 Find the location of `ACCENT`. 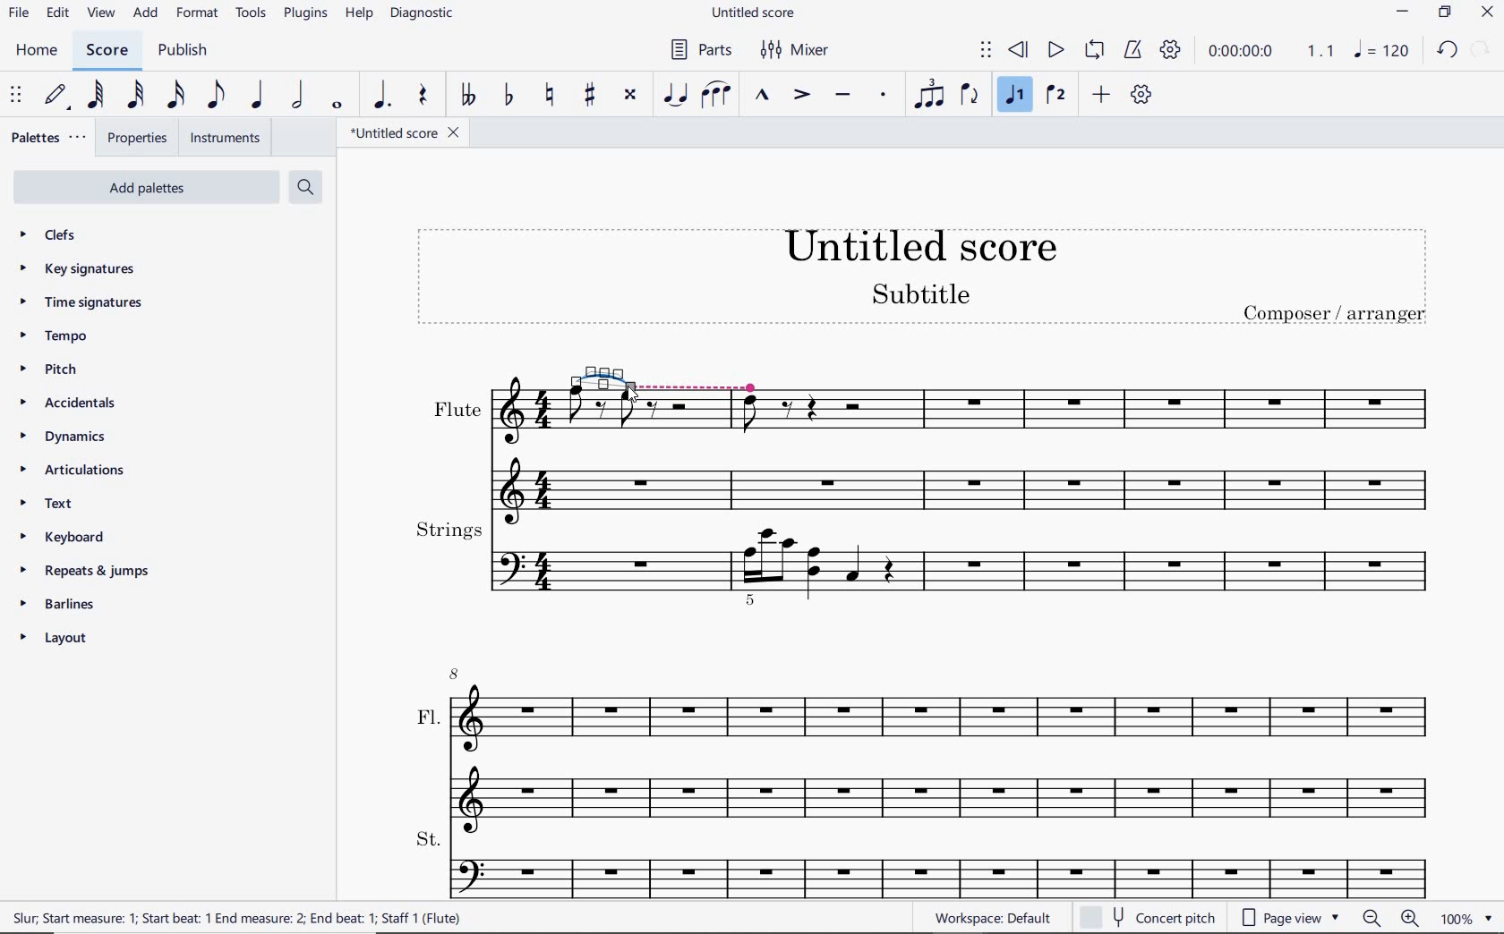

ACCENT is located at coordinates (798, 97).